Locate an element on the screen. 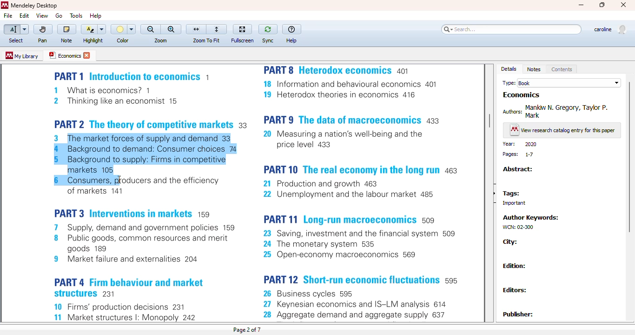 Image resolution: width=635 pixels, height=335 pixels. file is located at coordinates (7, 16).